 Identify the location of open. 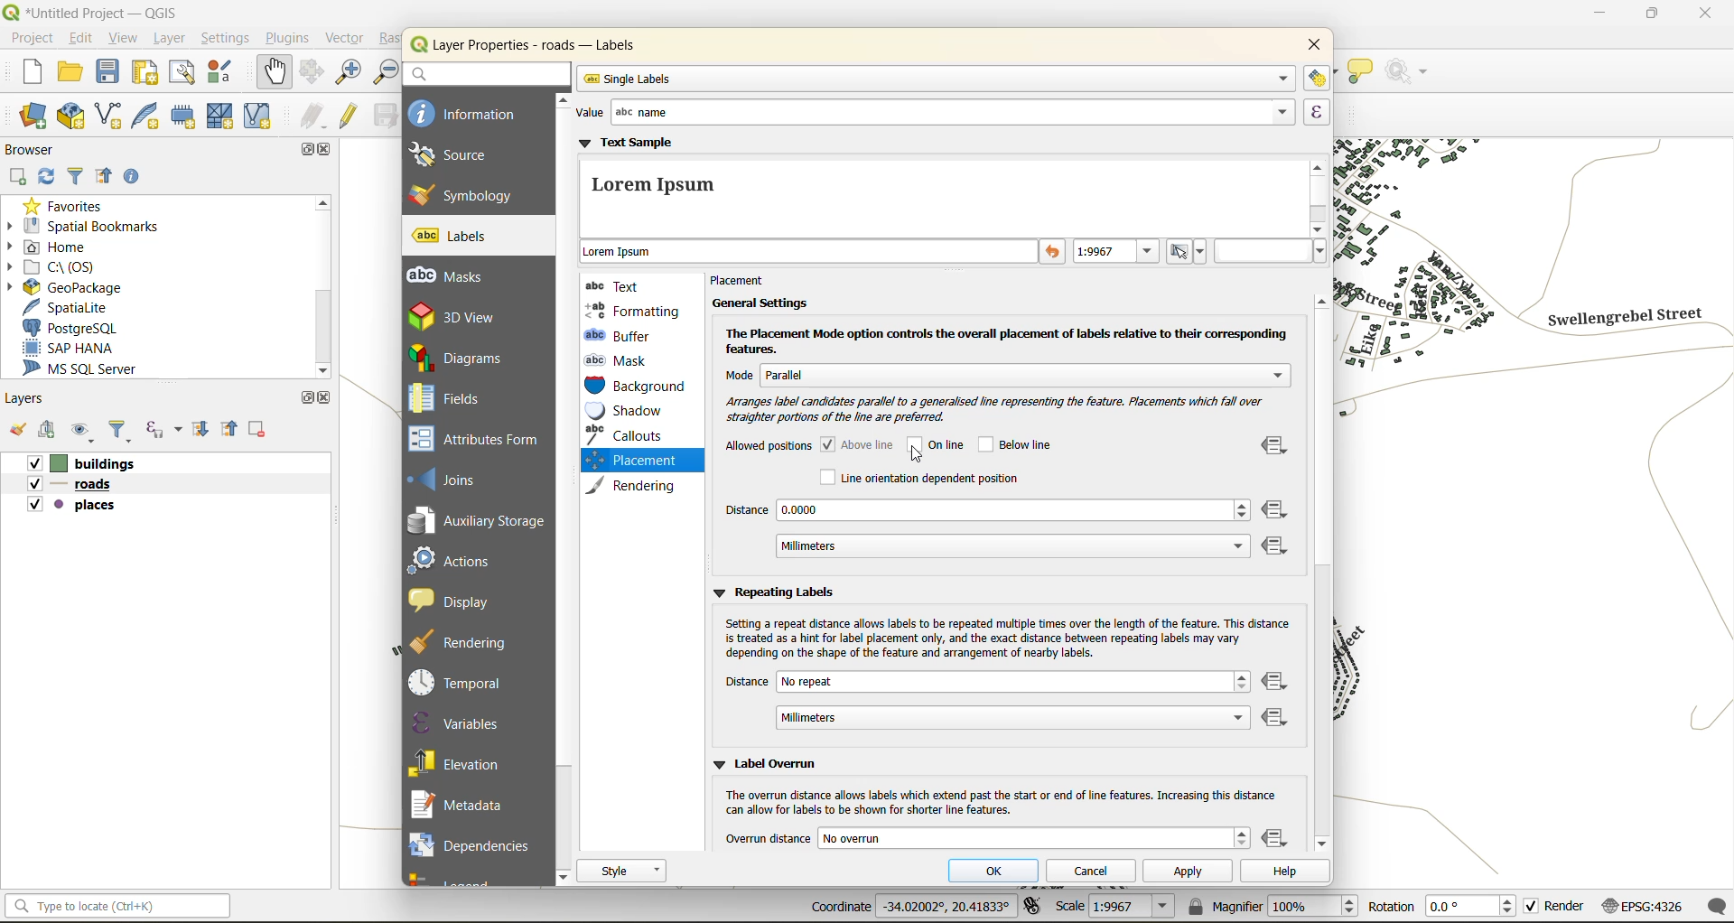
(15, 428).